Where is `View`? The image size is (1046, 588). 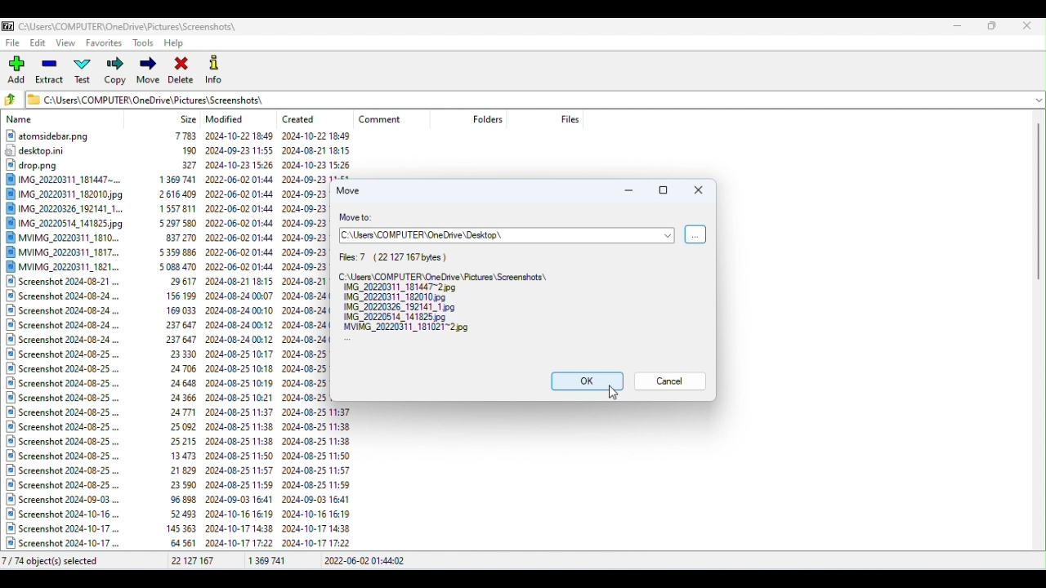
View is located at coordinates (68, 44).